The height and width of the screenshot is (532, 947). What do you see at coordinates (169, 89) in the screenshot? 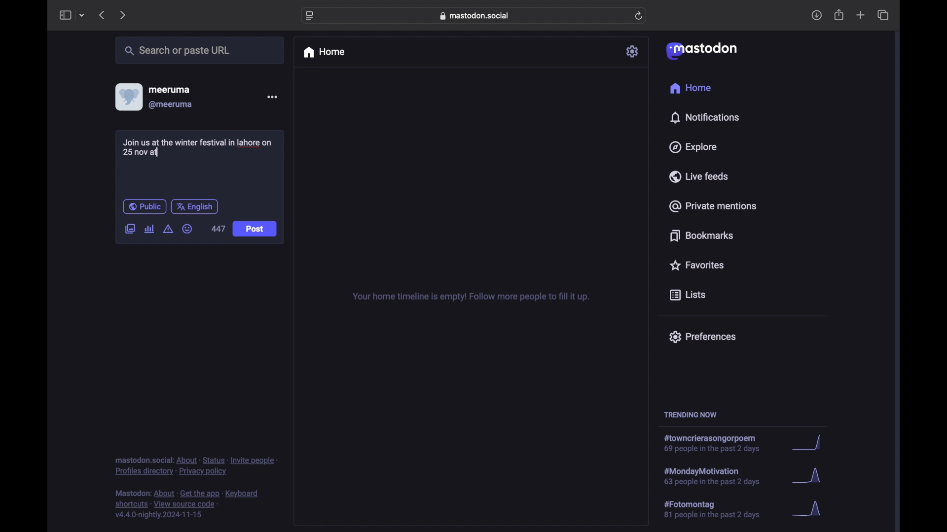
I see `meeruma` at bounding box center [169, 89].